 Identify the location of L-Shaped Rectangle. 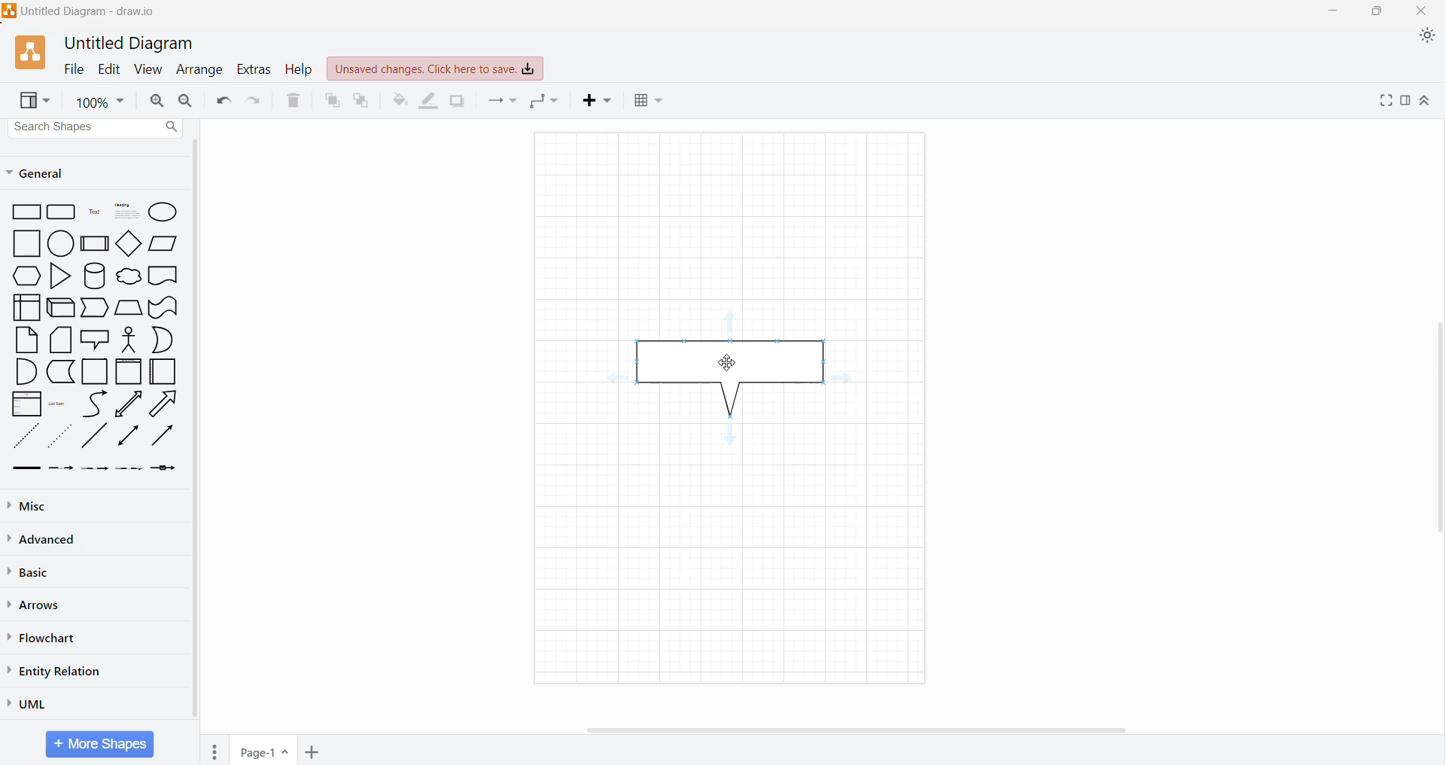
(59, 372).